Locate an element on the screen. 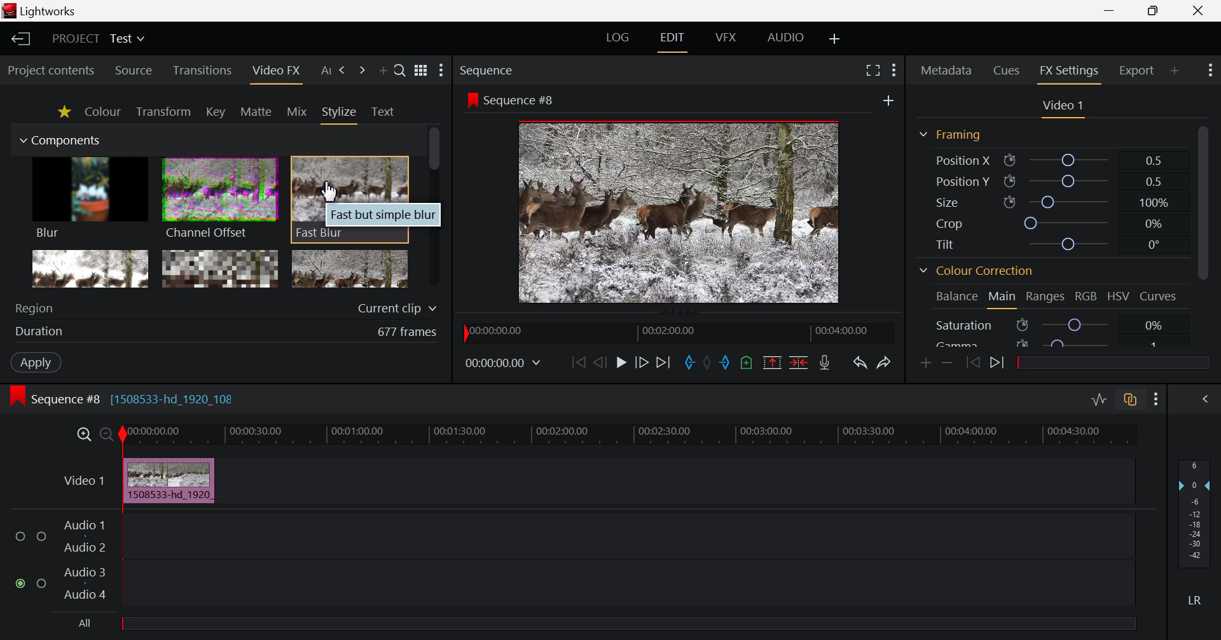  HSV is located at coordinates (1117, 296).